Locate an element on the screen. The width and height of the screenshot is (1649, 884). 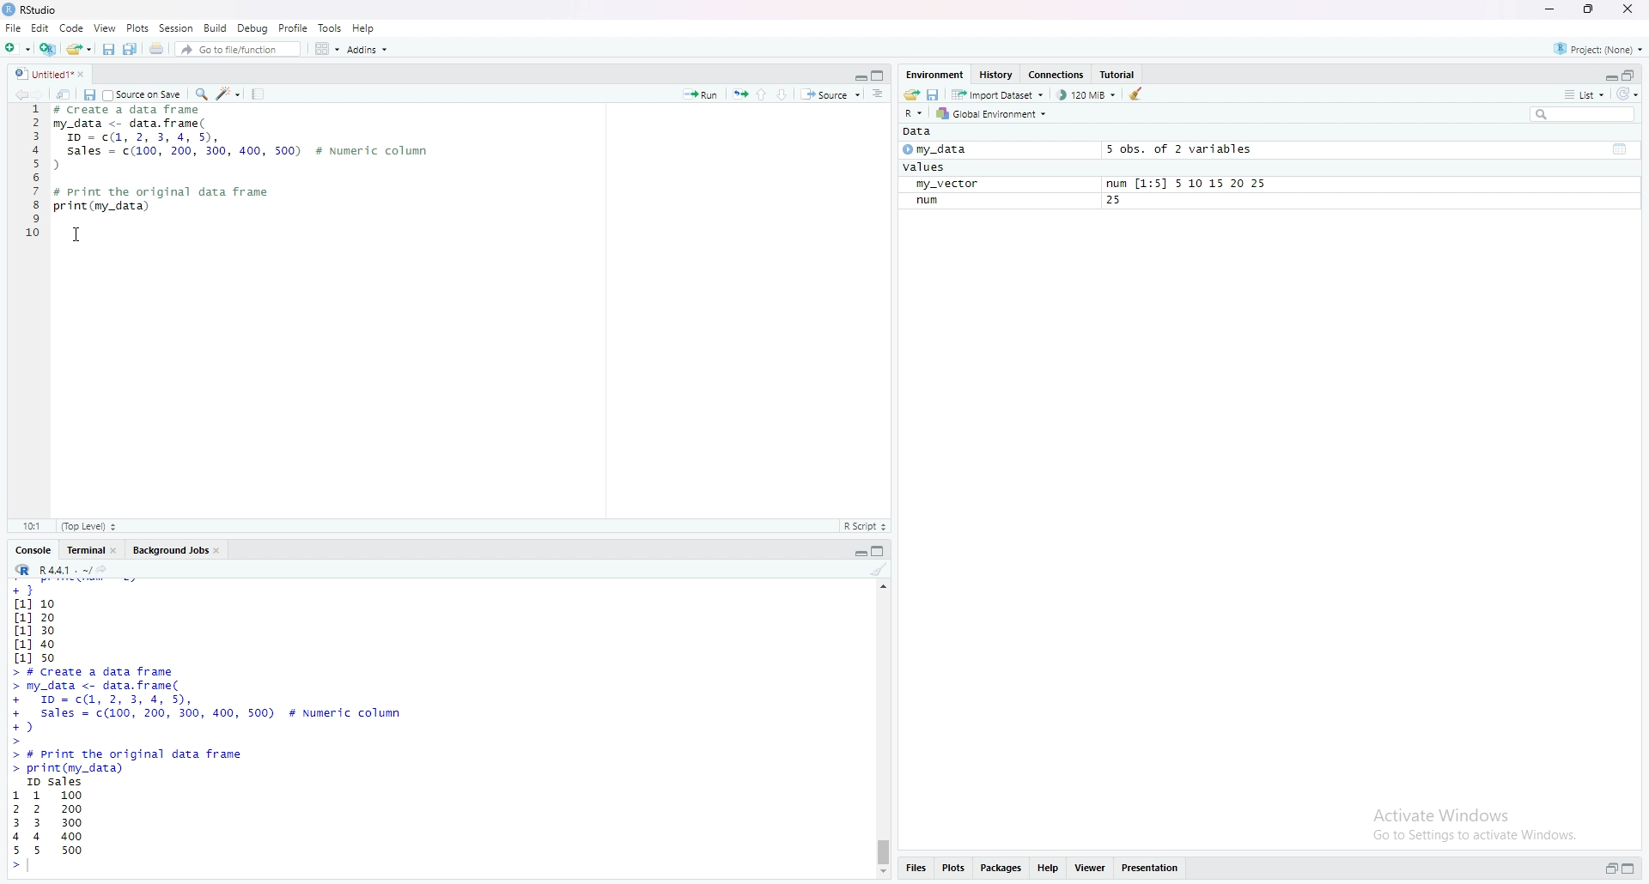
Debug is located at coordinates (254, 27).